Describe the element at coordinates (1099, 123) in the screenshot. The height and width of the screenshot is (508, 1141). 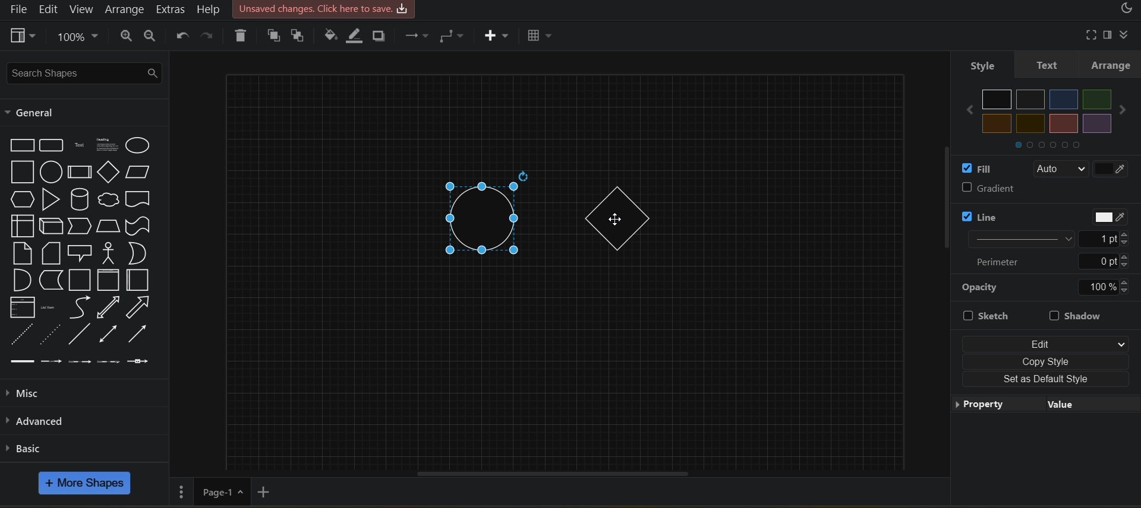
I see `` at that location.